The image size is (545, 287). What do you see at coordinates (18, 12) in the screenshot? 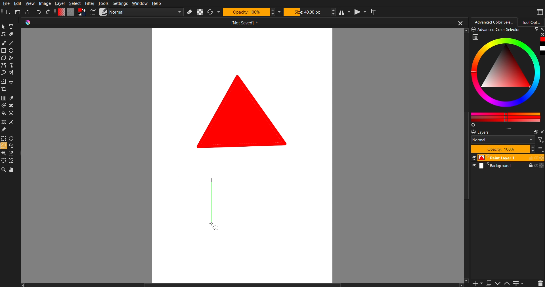
I see `Open` at bounding box center [18, 12].